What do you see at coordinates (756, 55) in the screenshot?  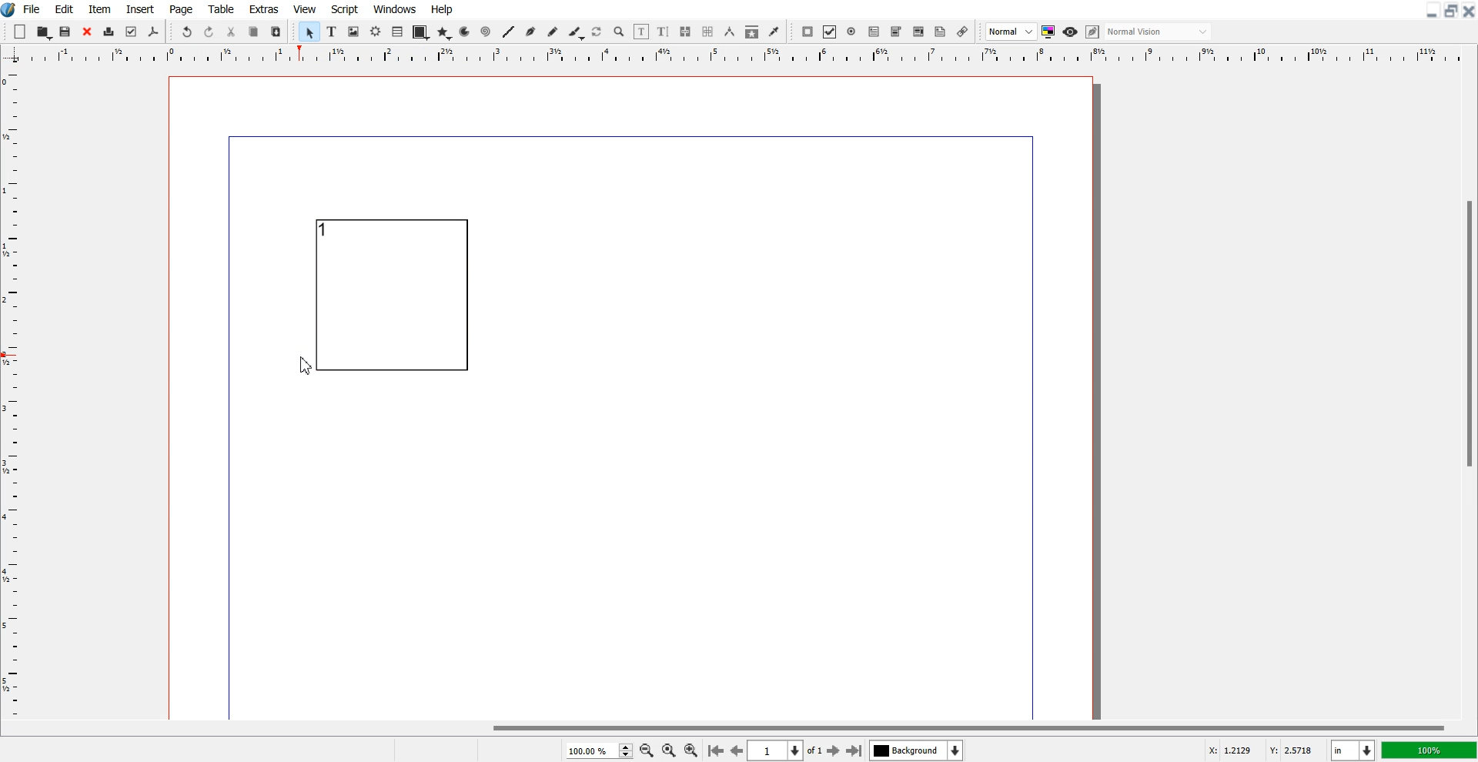 I see `Horizontal Scale` at bounding box center [756, 55].